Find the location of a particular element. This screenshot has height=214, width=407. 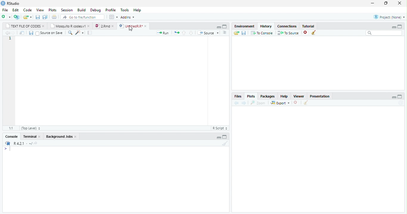

run is located at coordinates (164, 32).